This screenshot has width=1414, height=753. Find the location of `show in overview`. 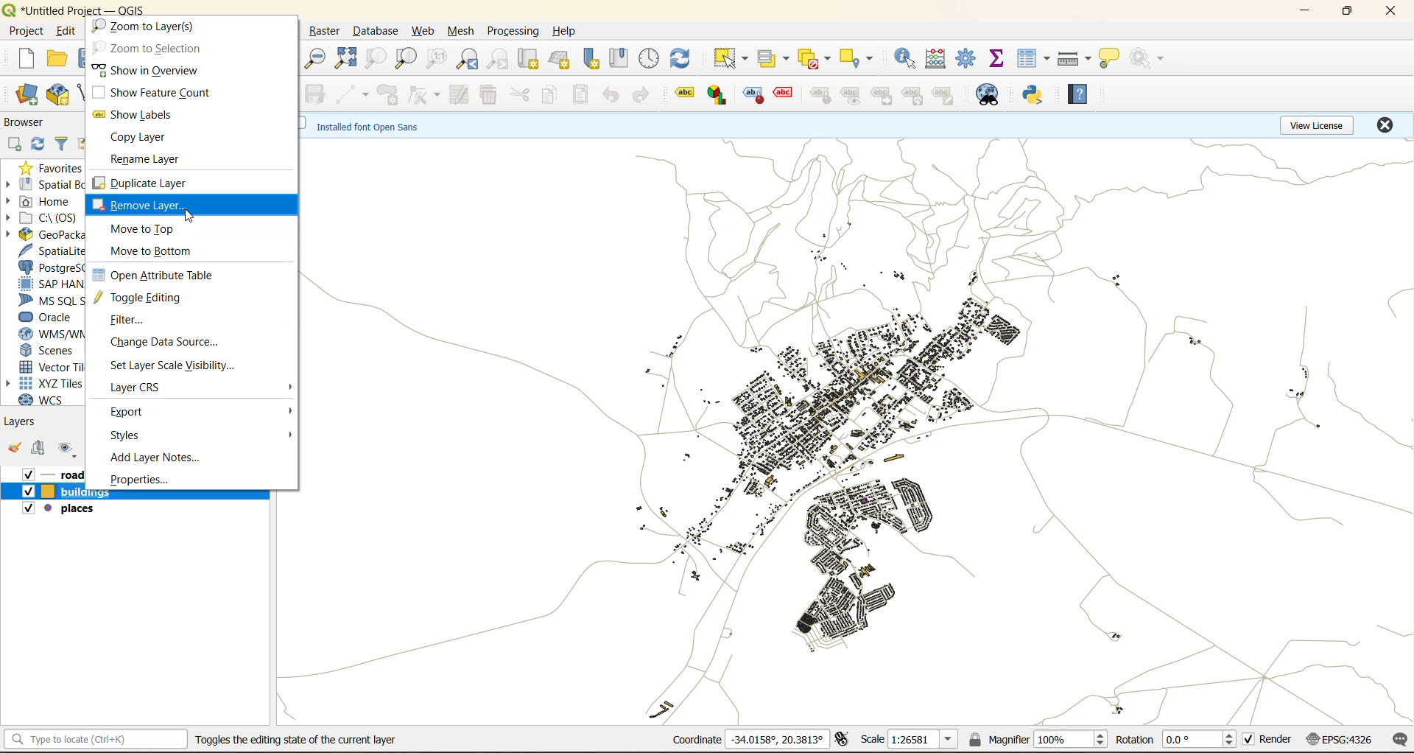

show in overview is located at coordinates (155, 71).